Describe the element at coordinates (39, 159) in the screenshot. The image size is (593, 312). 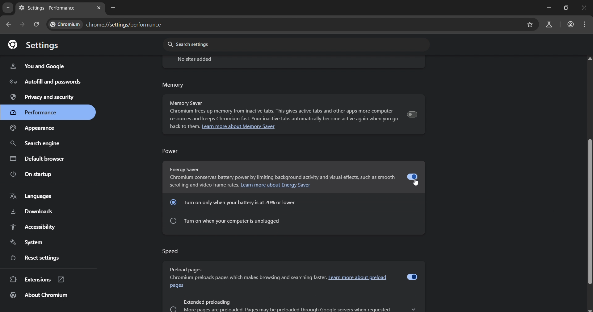
I see `default browser` at that location.